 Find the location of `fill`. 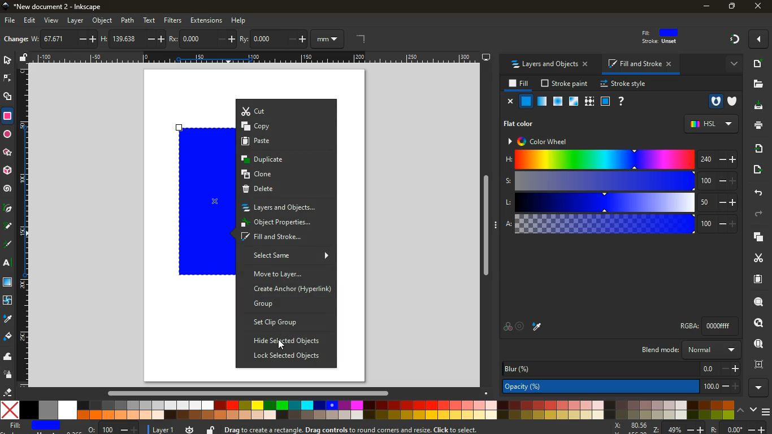

fill is located at coordinates (8, 336).